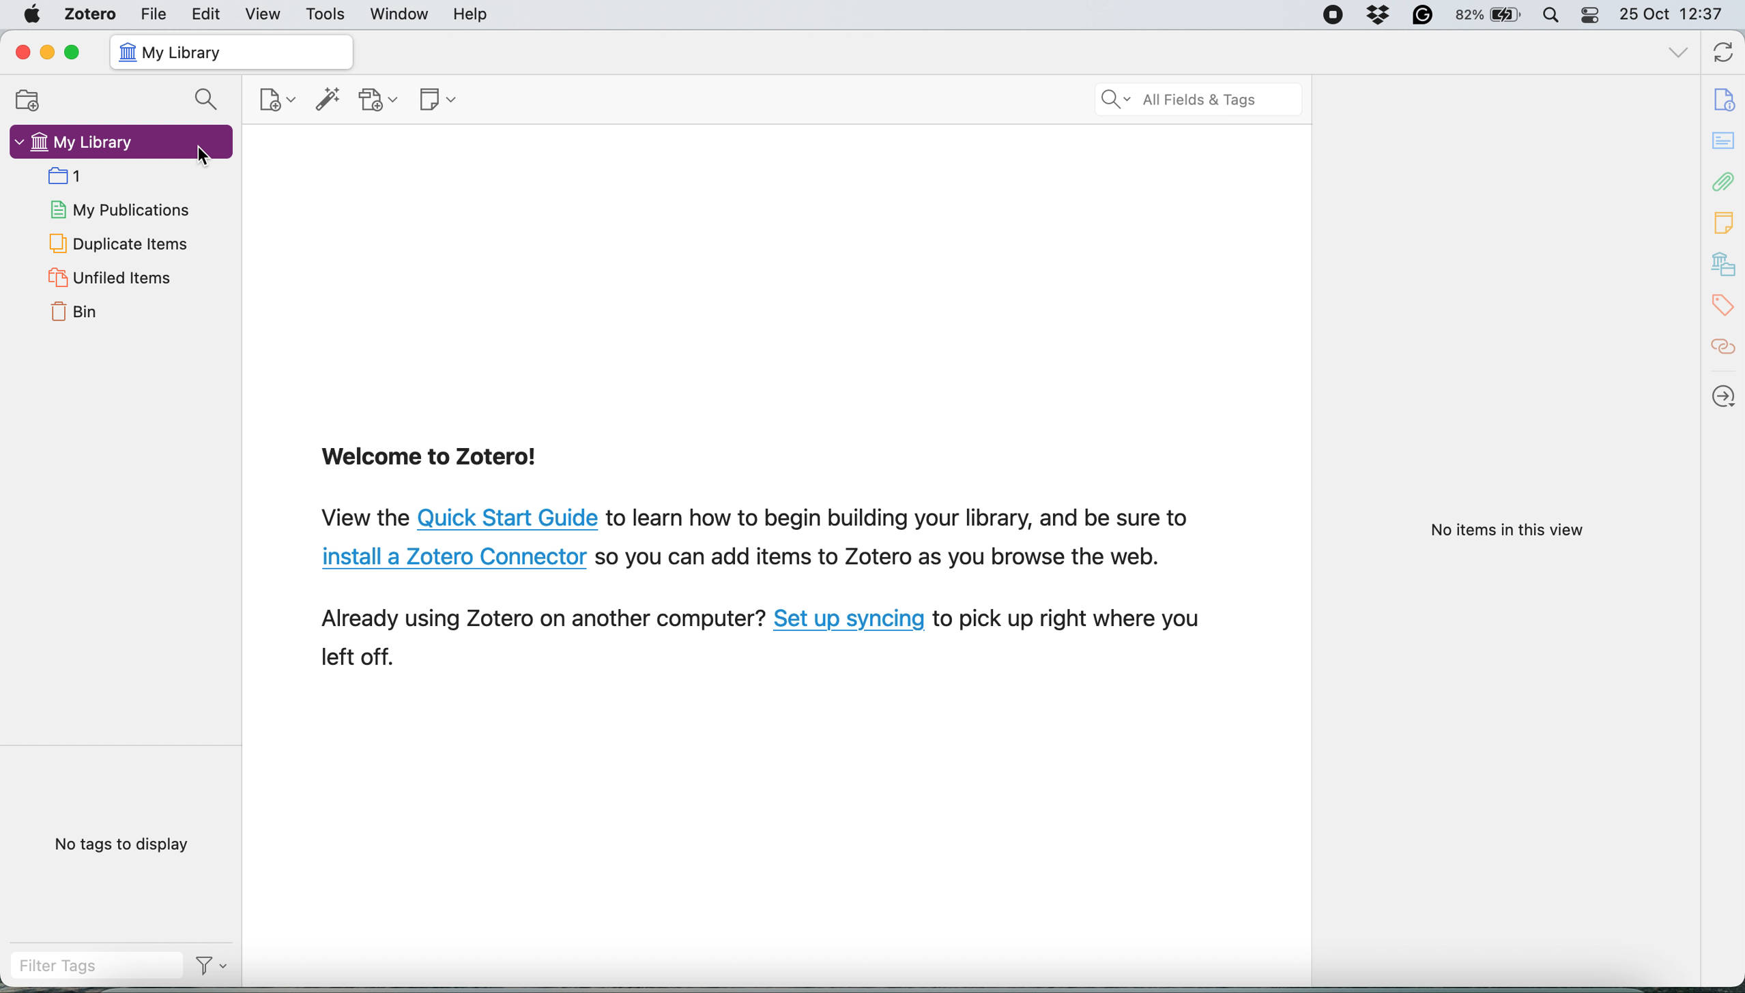 The width and height of the screenshot is (1745, 993). I want to click on attachements, so click(1725, 184).